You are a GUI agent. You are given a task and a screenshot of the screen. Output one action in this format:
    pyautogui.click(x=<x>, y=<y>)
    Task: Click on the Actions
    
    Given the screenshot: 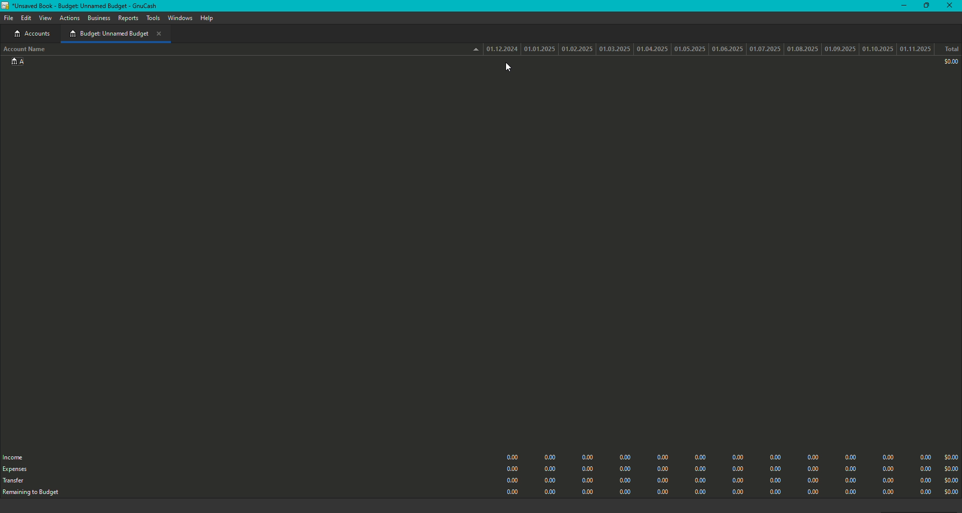 What is the action you would take?
    pyautogui.click(x=70, y=19)
    